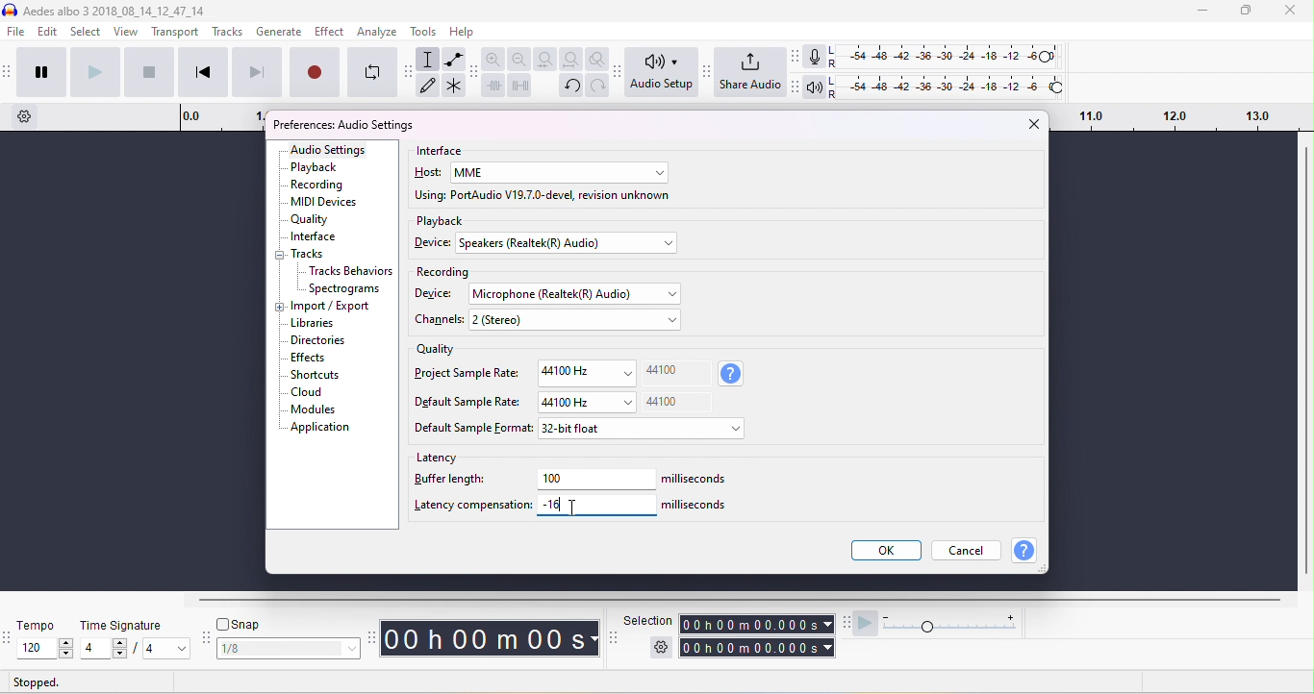 The width and height of the screenshot is (1314, 694). What do you see at coordinates (442, 320) in the screenshot?
I see `chanels` at bounding box center [442, 320].